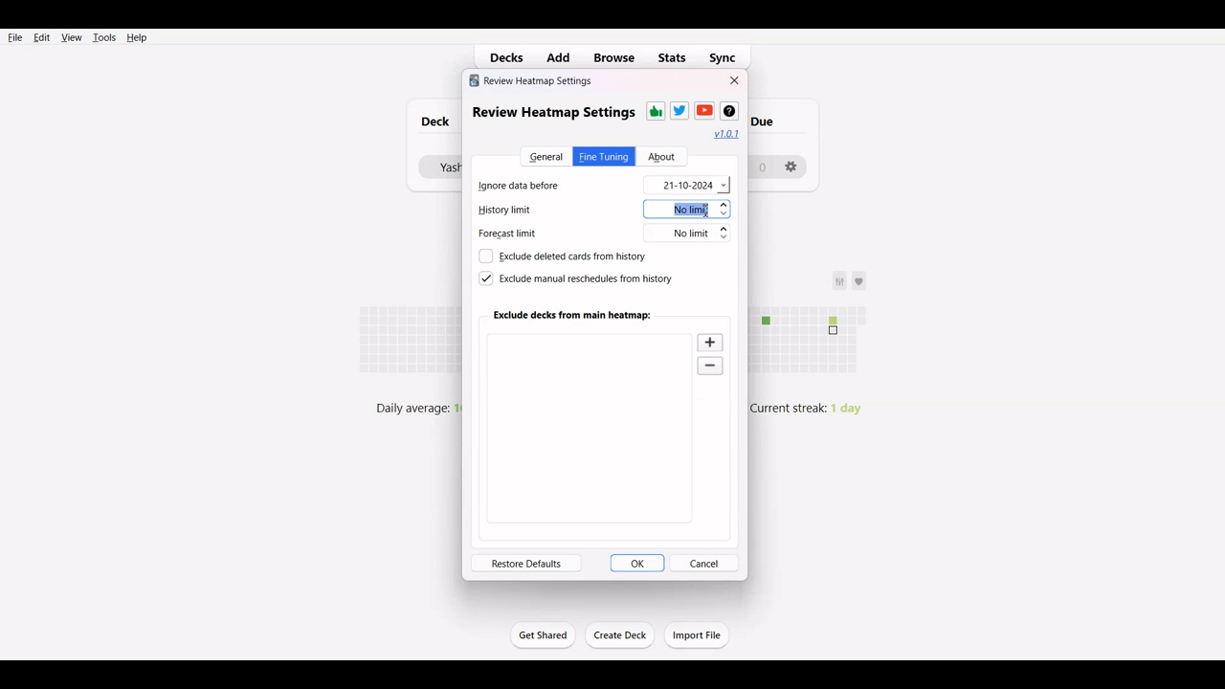  Describe the element at coordinates (526, 563) in the screenshot. I see `Restore defaults` at that location.